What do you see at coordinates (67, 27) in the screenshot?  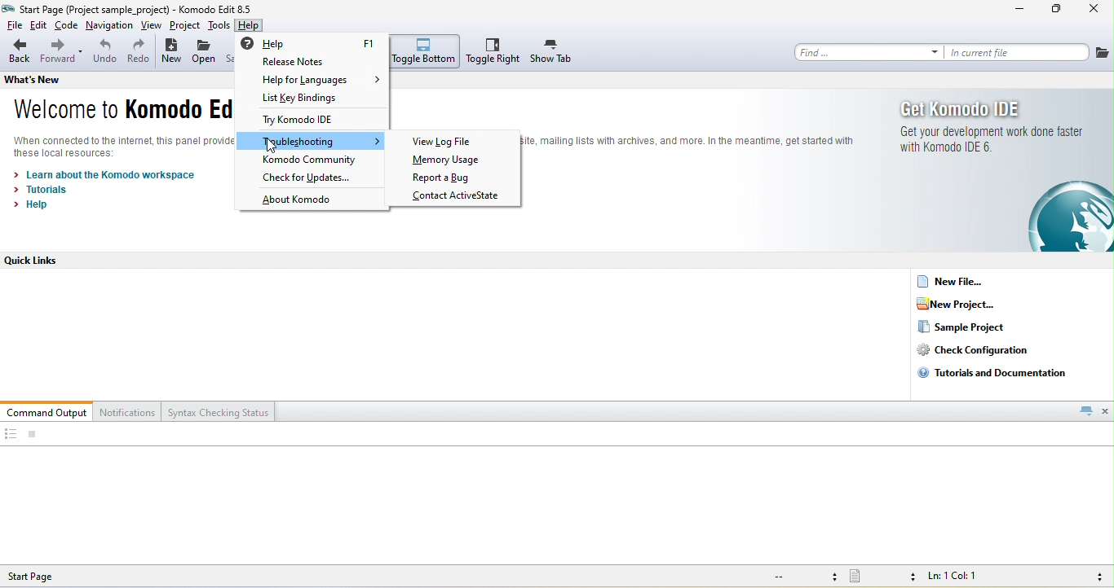 I see `code` at bounding box center [67, 27].